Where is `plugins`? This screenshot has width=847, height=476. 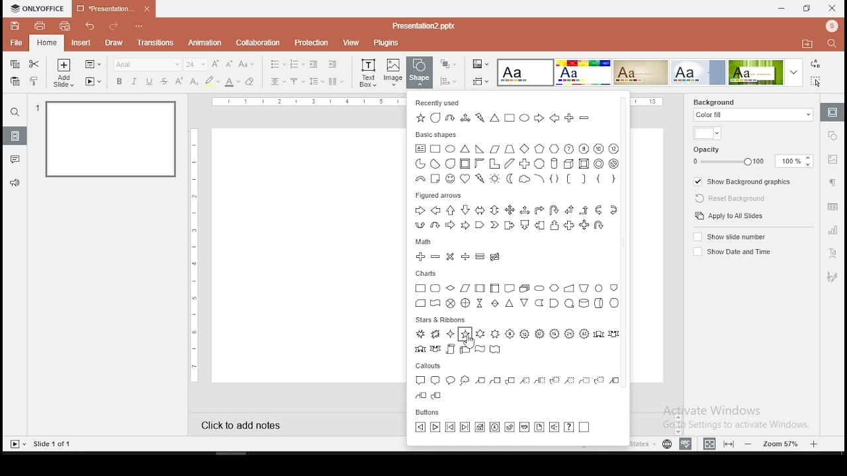 plugins is located at coordinates (386, 44).